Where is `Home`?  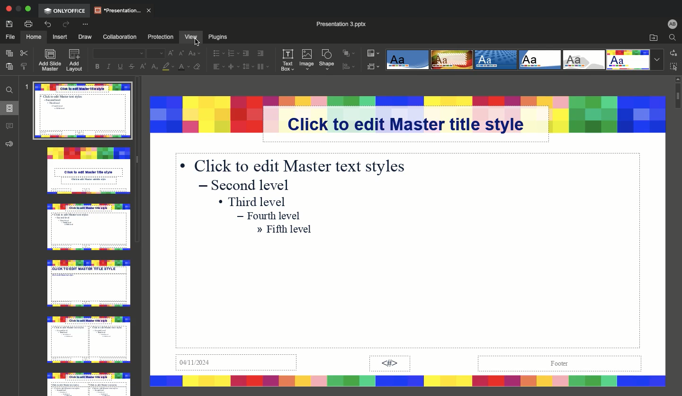
Home is located at coordinates (33, 37).